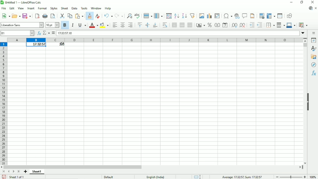 This screenshot has width=318, height=179. I want to click on Average: 17:3257: Sum 17.3257, so click(242, 177).